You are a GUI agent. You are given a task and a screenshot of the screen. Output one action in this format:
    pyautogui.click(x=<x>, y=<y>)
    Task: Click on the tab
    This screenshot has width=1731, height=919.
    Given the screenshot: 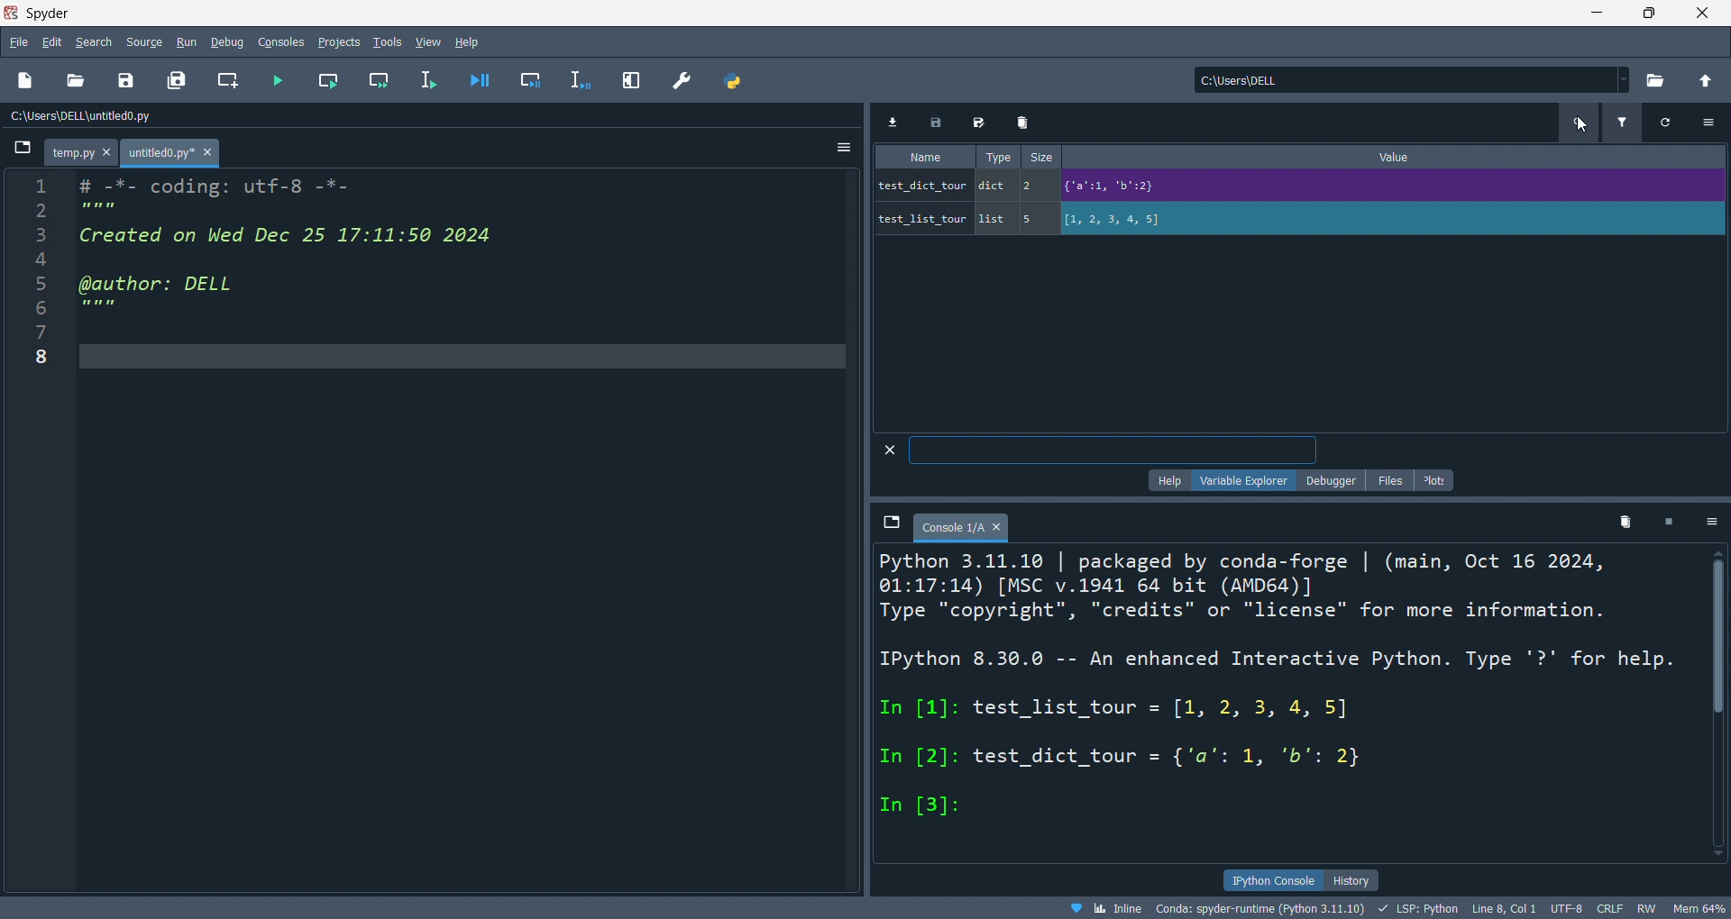 What is the action you would take?
    pyautogui.click(x=170, y=152)
    